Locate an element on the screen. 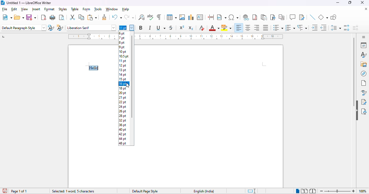  insert endnote is located at coordinates (264, 18).